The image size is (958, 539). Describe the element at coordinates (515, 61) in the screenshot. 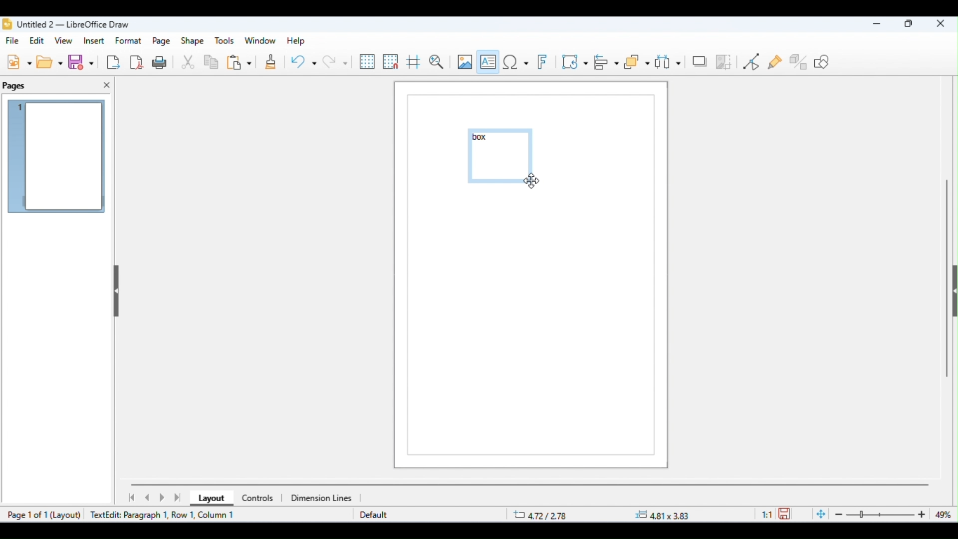

I see `insert special characters` at that location.